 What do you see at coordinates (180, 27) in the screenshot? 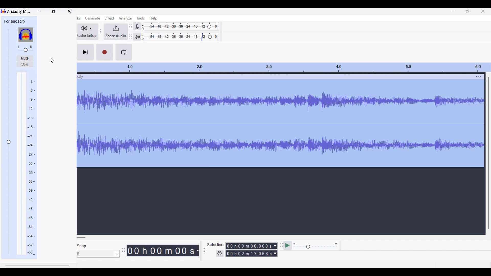
I see `Recording level` at bounding box center [180, 27].